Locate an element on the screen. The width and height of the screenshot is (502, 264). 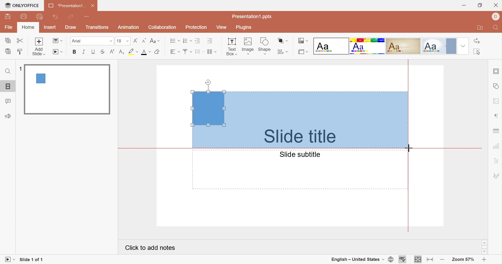
Slide is located at coordinates (67, 89).